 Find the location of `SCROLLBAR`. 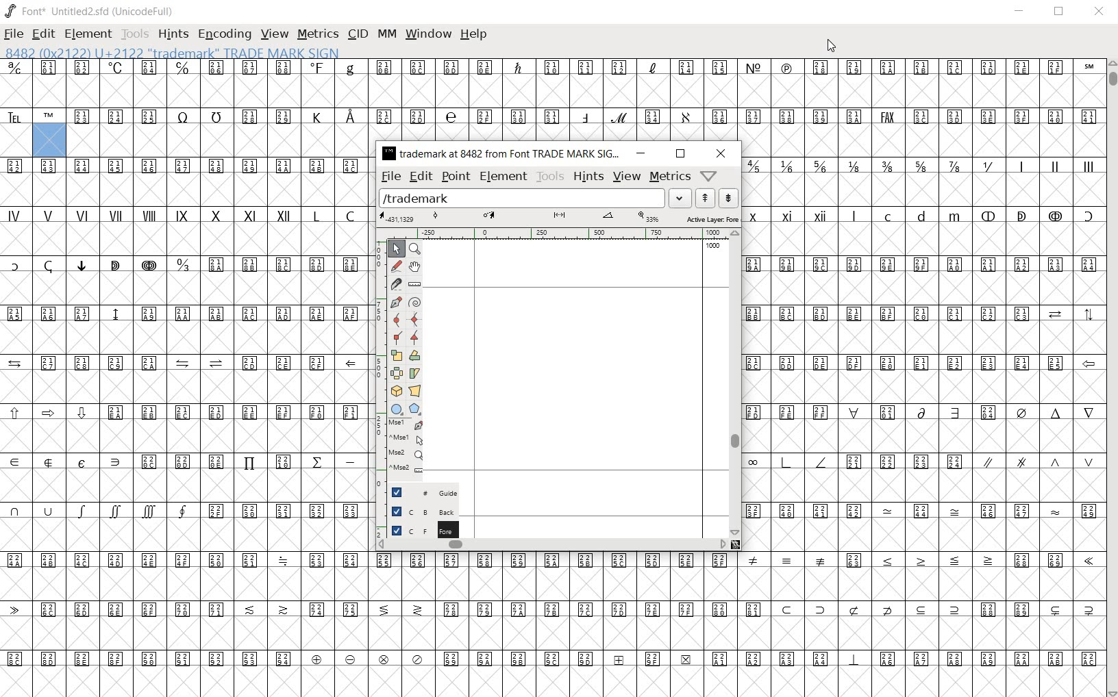

SCROLLBAR is located at coordinates (1111, 379).